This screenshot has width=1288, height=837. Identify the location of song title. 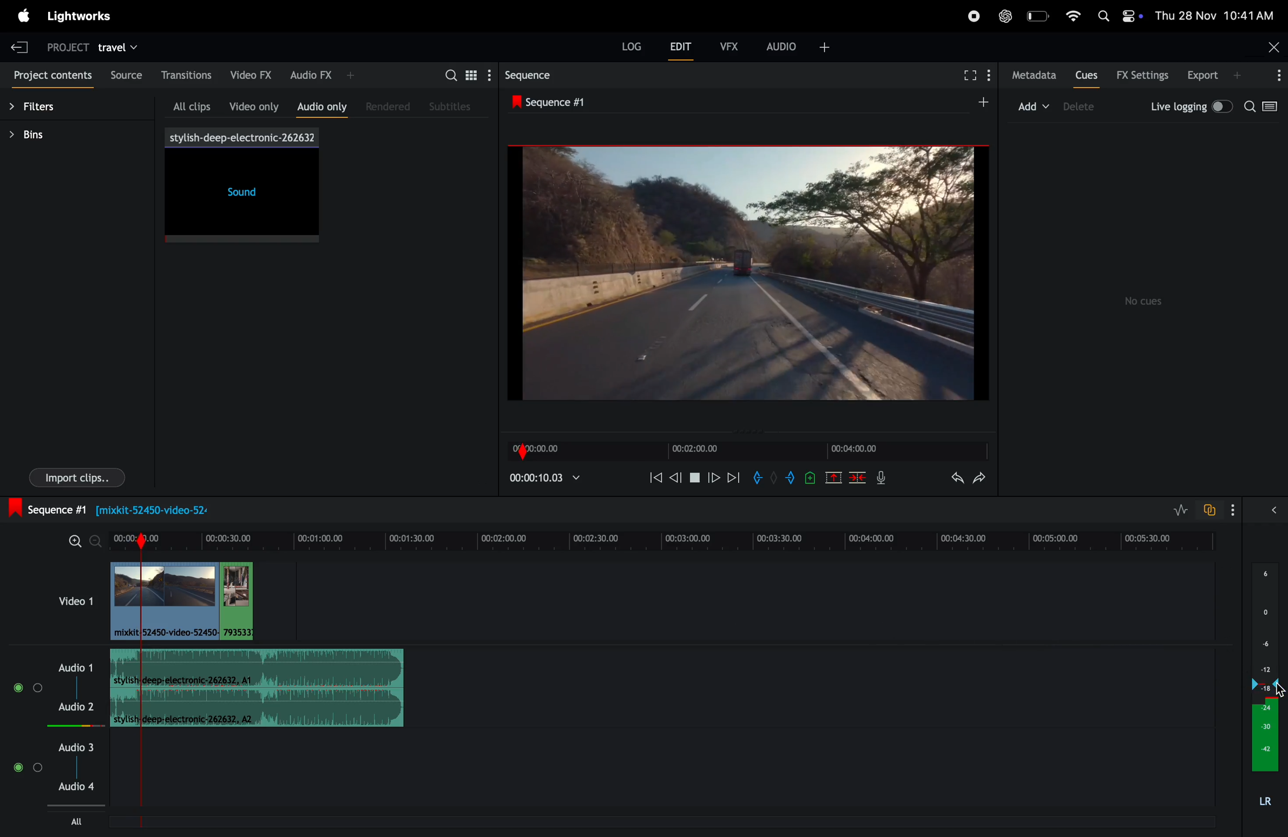
(241, 137).